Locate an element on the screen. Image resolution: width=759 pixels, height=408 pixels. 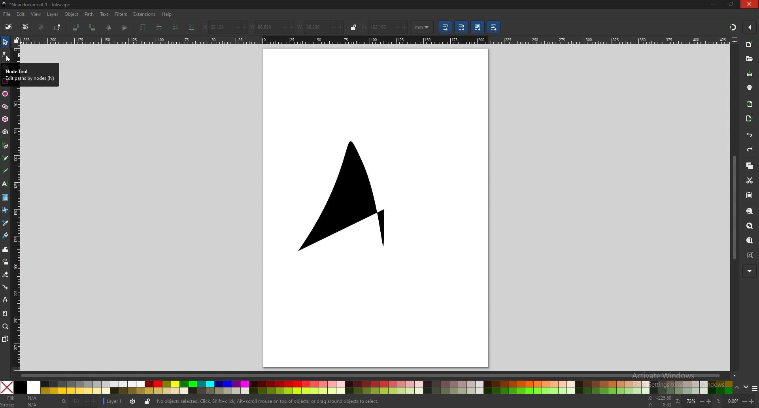
cursor coordinates is located at coordinates (660, 401).